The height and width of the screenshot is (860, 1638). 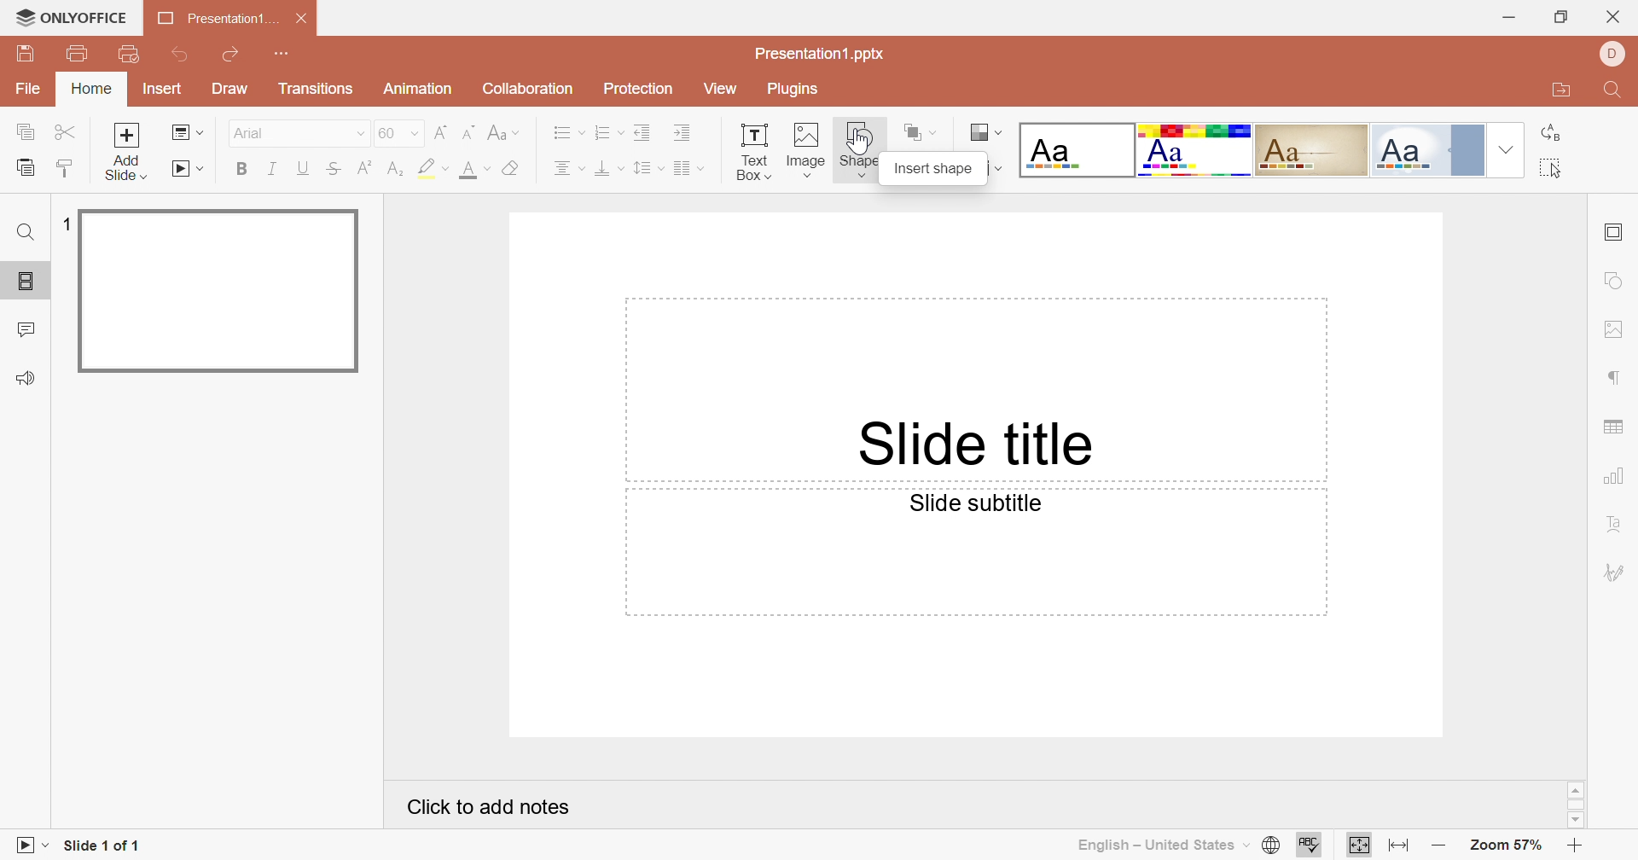 I want to click on Table settings, so click(x=1613, y=427).